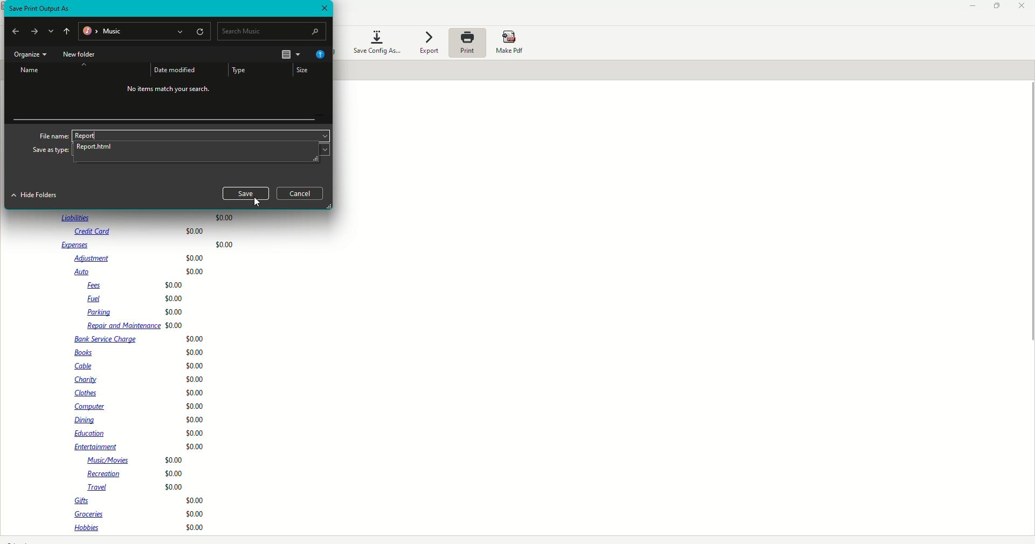 The image size is (1035, 544). Describe the element at coordinates (998, 5) in the screenshot. I see `Restore` at that location.